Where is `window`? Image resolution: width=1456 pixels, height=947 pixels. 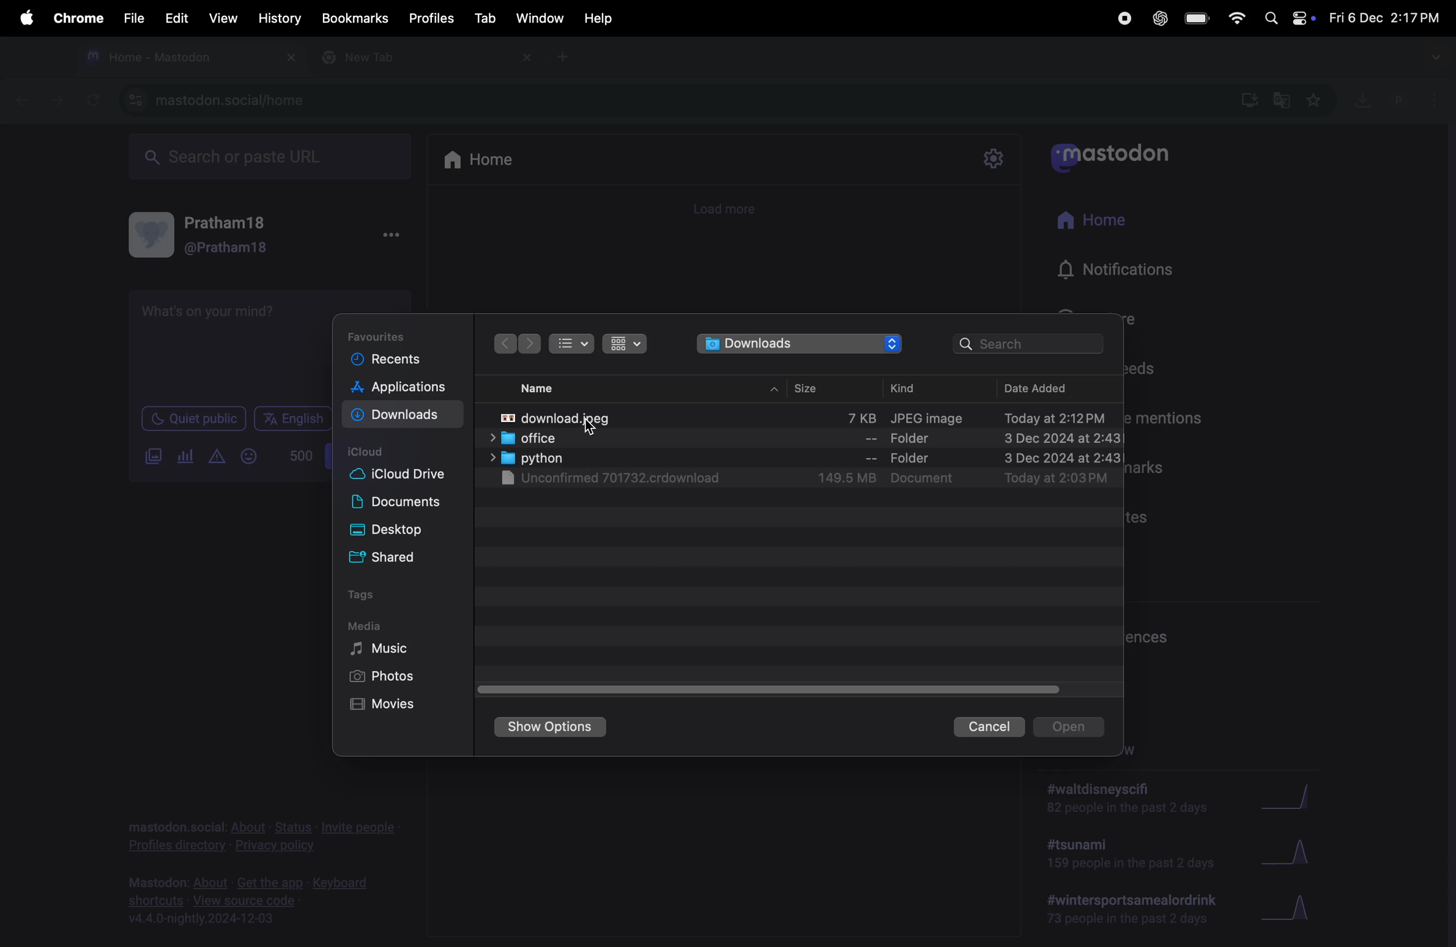
window is located at coordinates (541, 20).